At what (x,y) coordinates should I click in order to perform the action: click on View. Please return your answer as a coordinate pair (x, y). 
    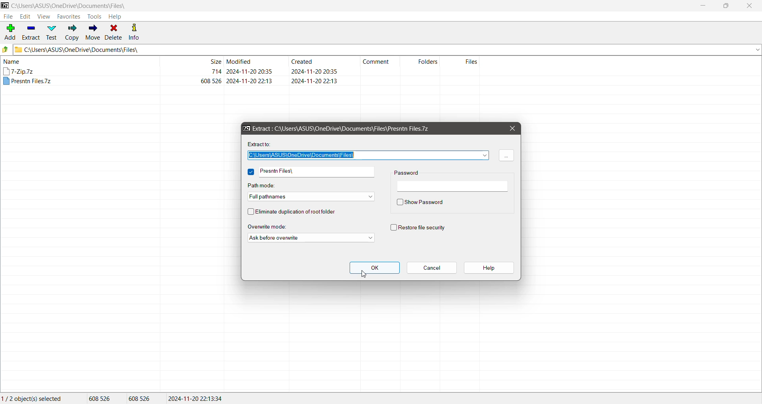
    Looking at the image, I should click on (44, 16).